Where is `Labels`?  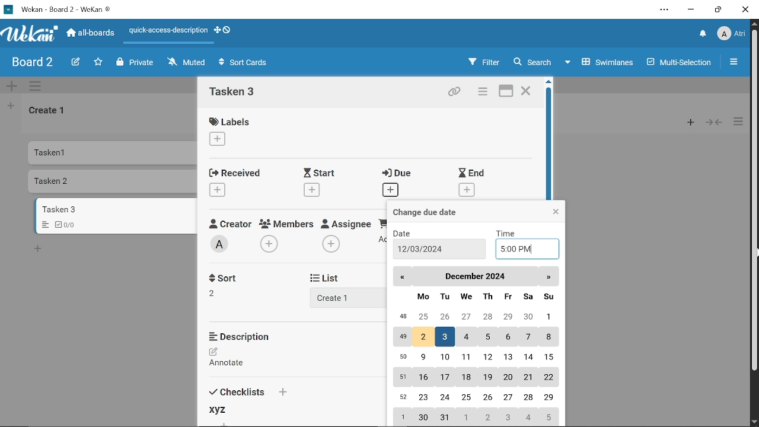 Labels is located at coordinates (232, 121).